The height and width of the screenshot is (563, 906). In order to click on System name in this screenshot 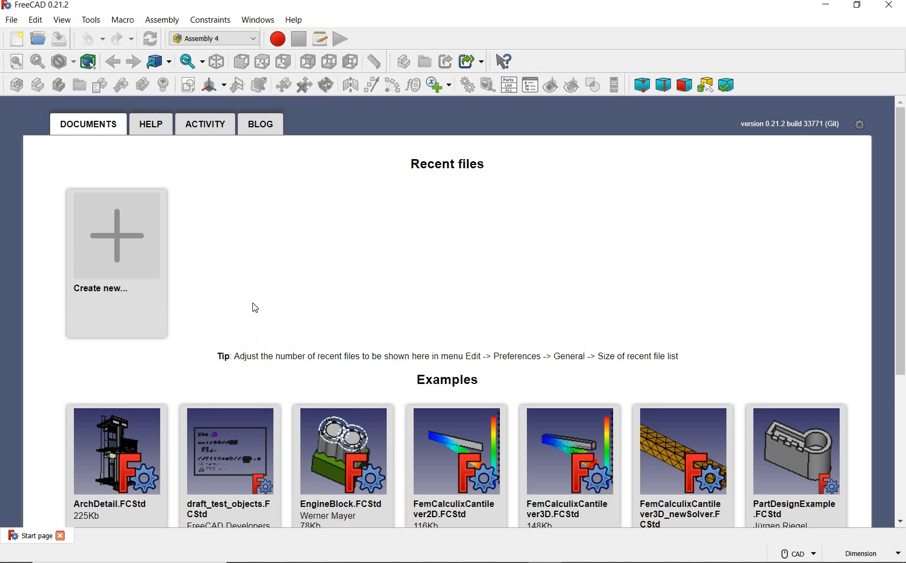, I will do `click(36, 6)`.